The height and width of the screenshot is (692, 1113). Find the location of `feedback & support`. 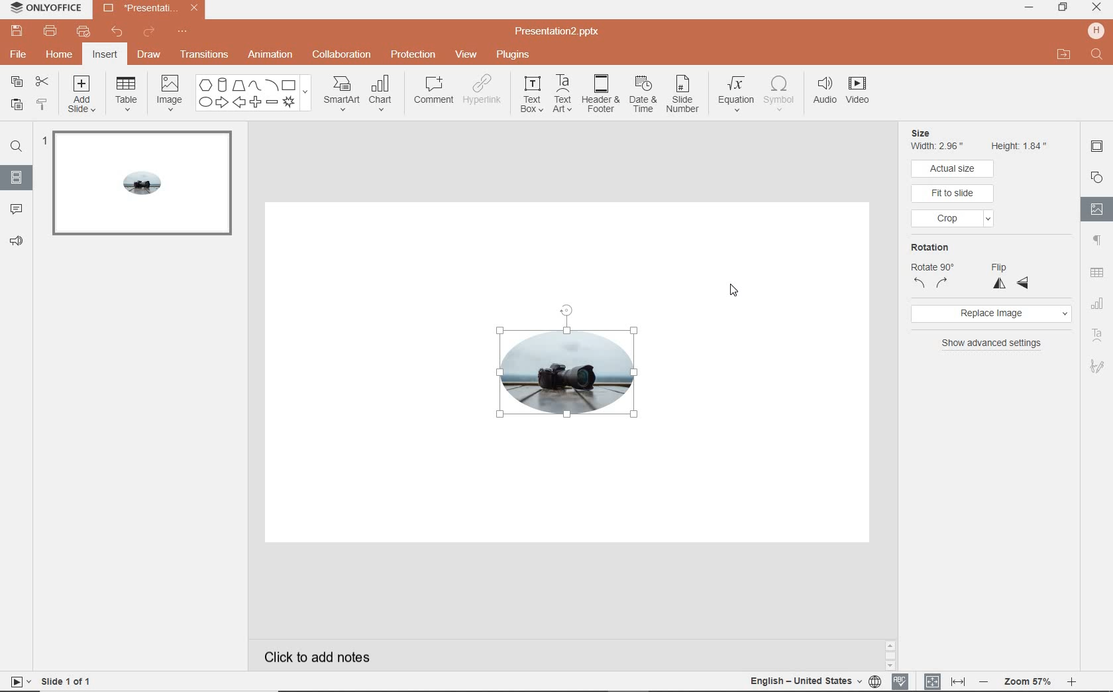

feedback & support is located at coordinates (17, 242).